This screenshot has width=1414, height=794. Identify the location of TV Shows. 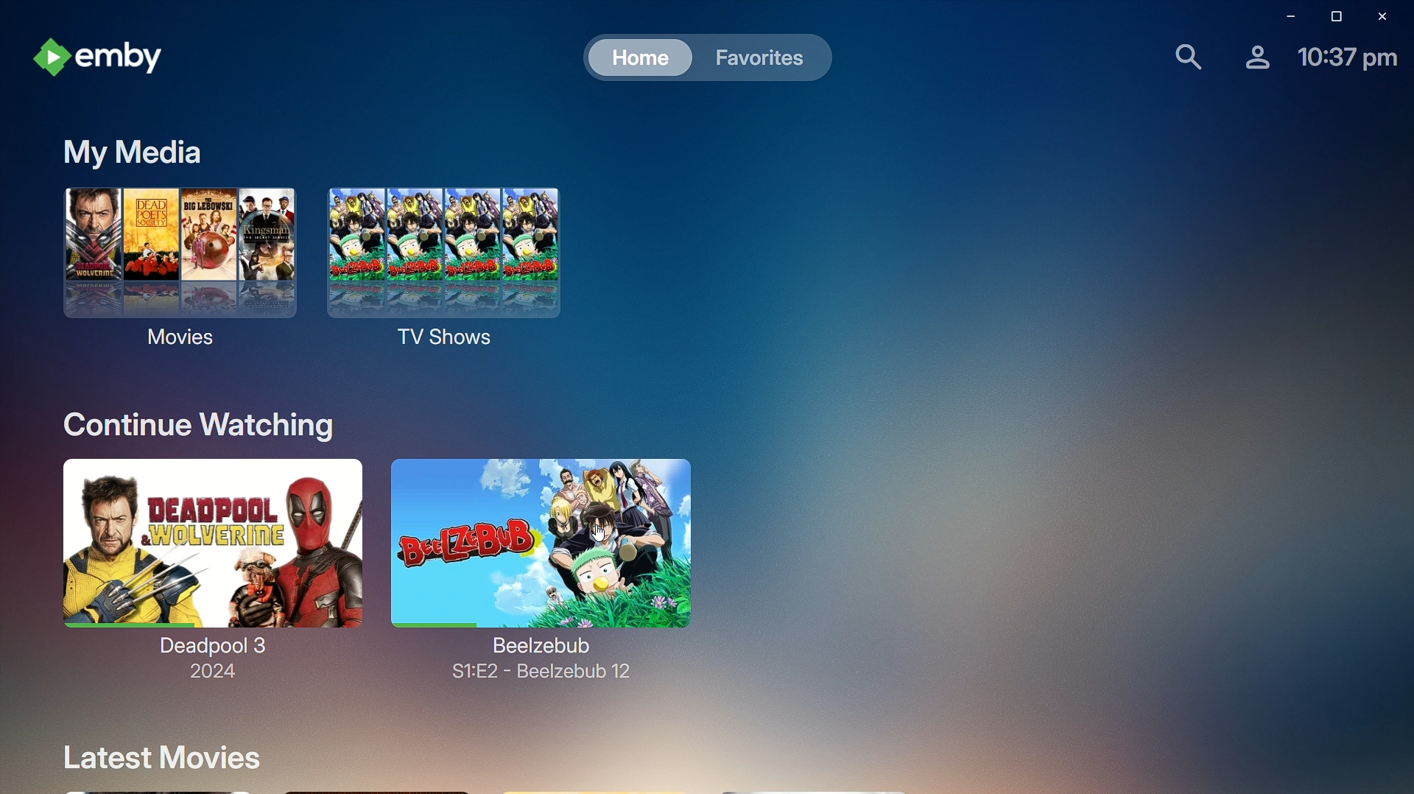
(451, 268).